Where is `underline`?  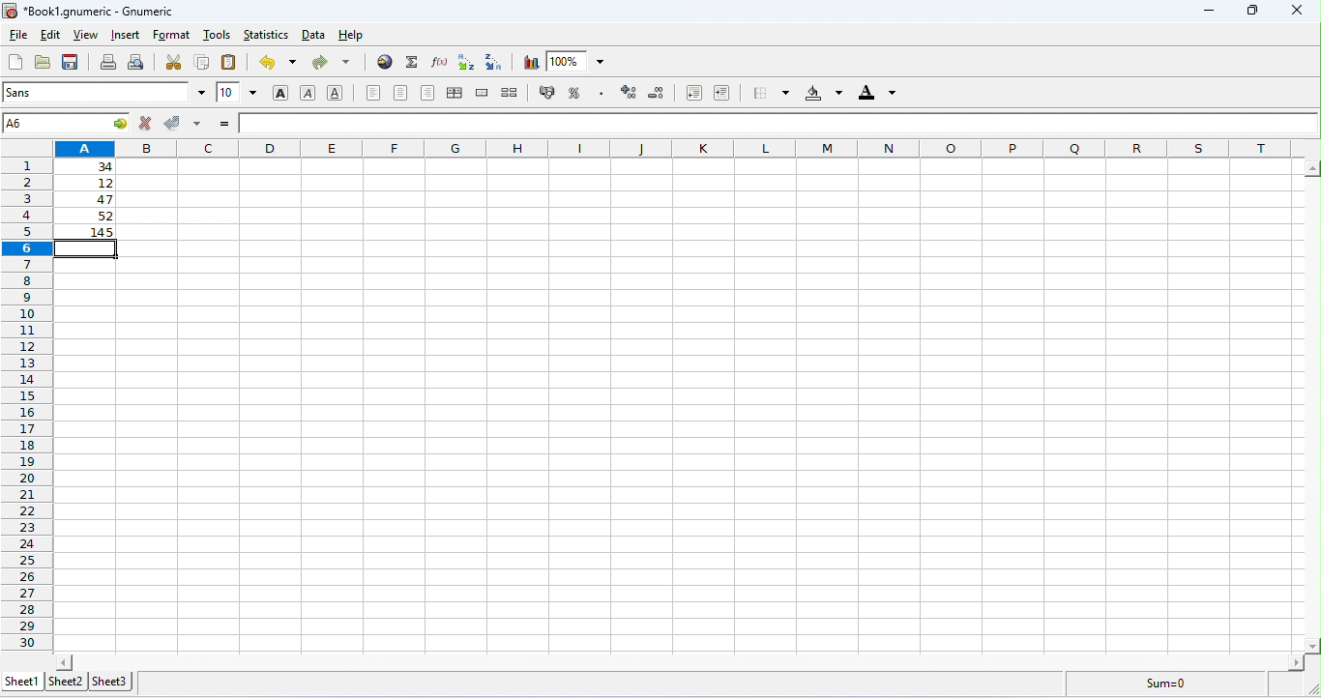 underline is located at coordinates (335, 92).